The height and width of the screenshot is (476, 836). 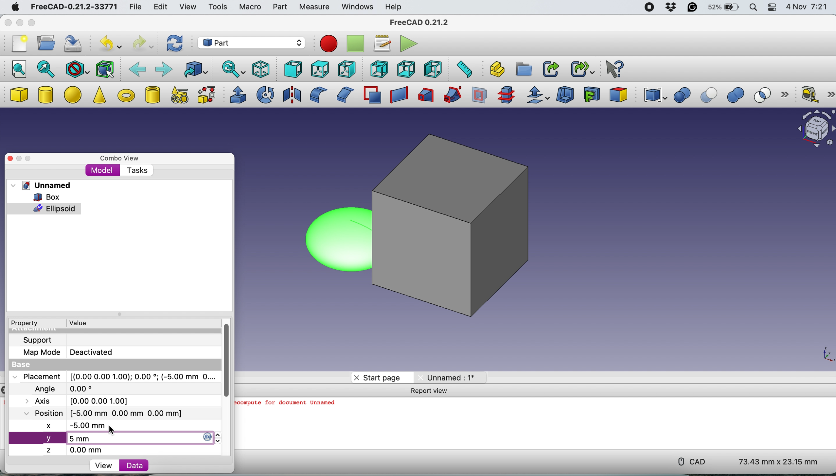 What do you see at coordinates (44, 43) in the screenshot?
I see `open` at bounding box center [44, 43].